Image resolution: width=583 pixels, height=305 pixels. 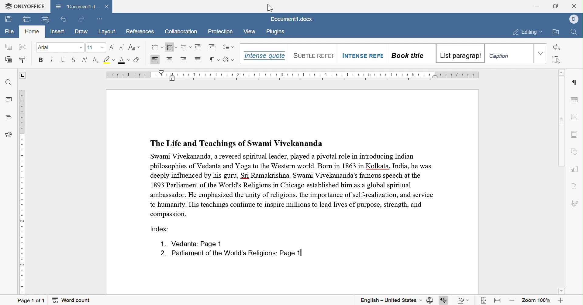 I want to click on find, so click(x=9, y=83).